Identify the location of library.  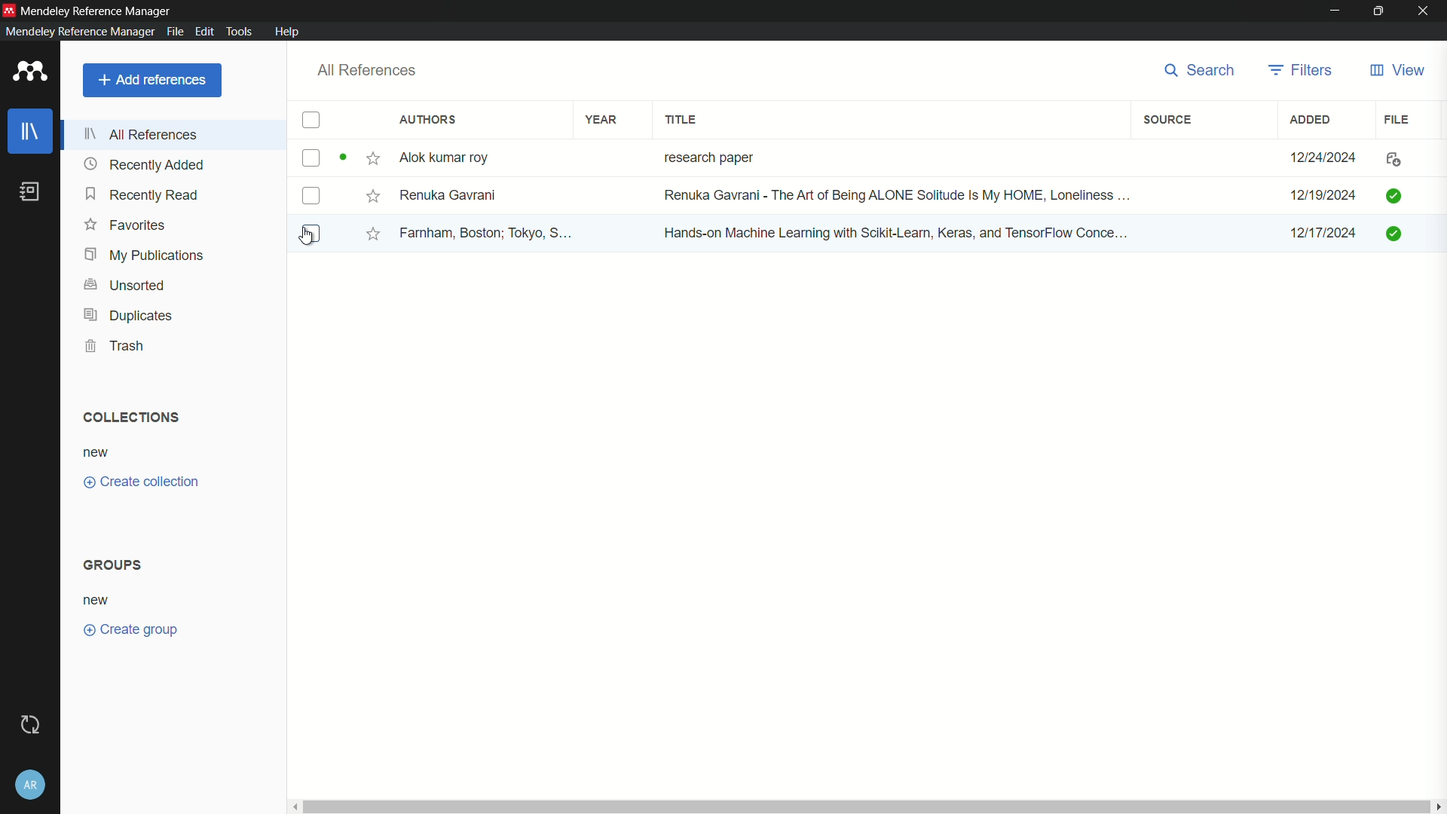
(31, 132).